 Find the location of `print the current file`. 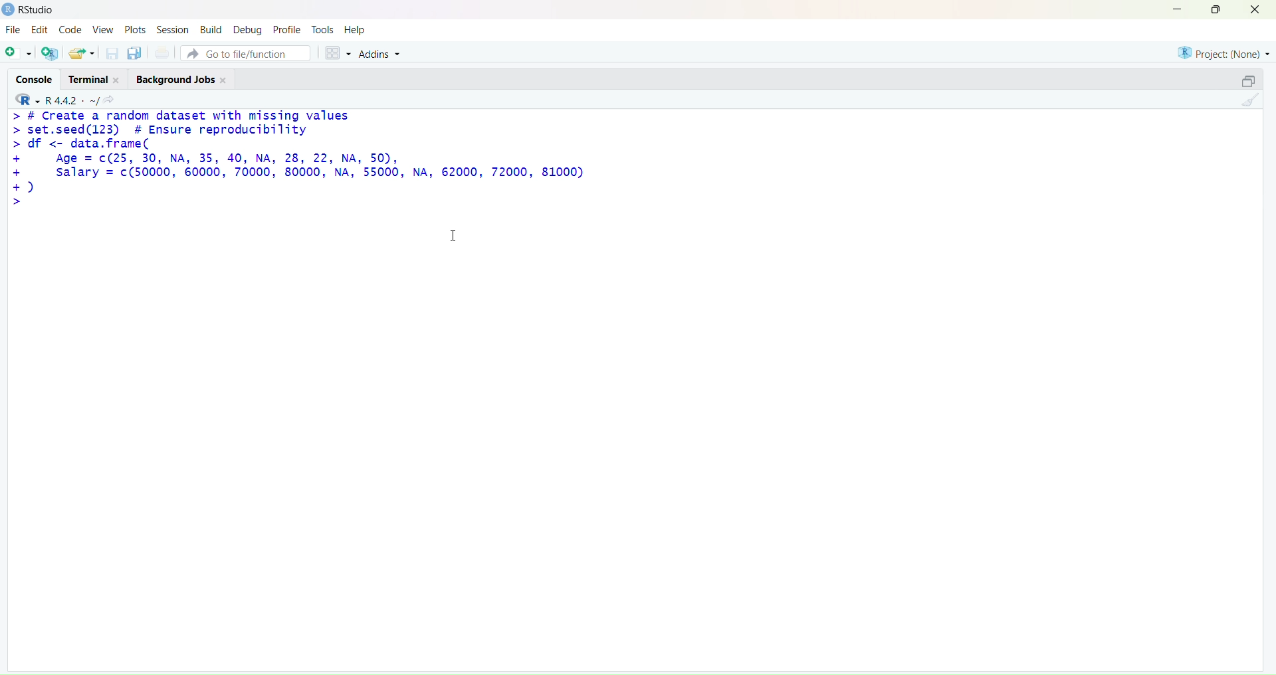

print the current file is located at coordinates (163, 54).